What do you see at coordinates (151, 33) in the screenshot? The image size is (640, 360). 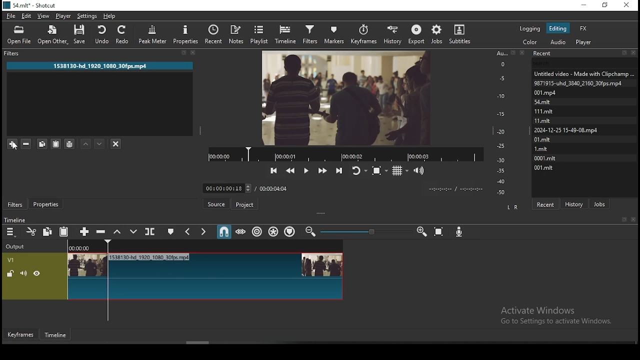 I see `peak meter` at bounding box center [151, 33].